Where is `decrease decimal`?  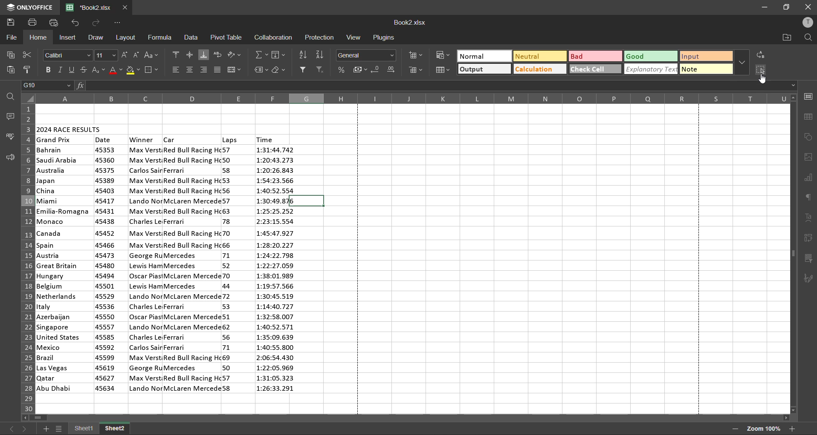
decrease decimal is located at coordinates (377, 70).